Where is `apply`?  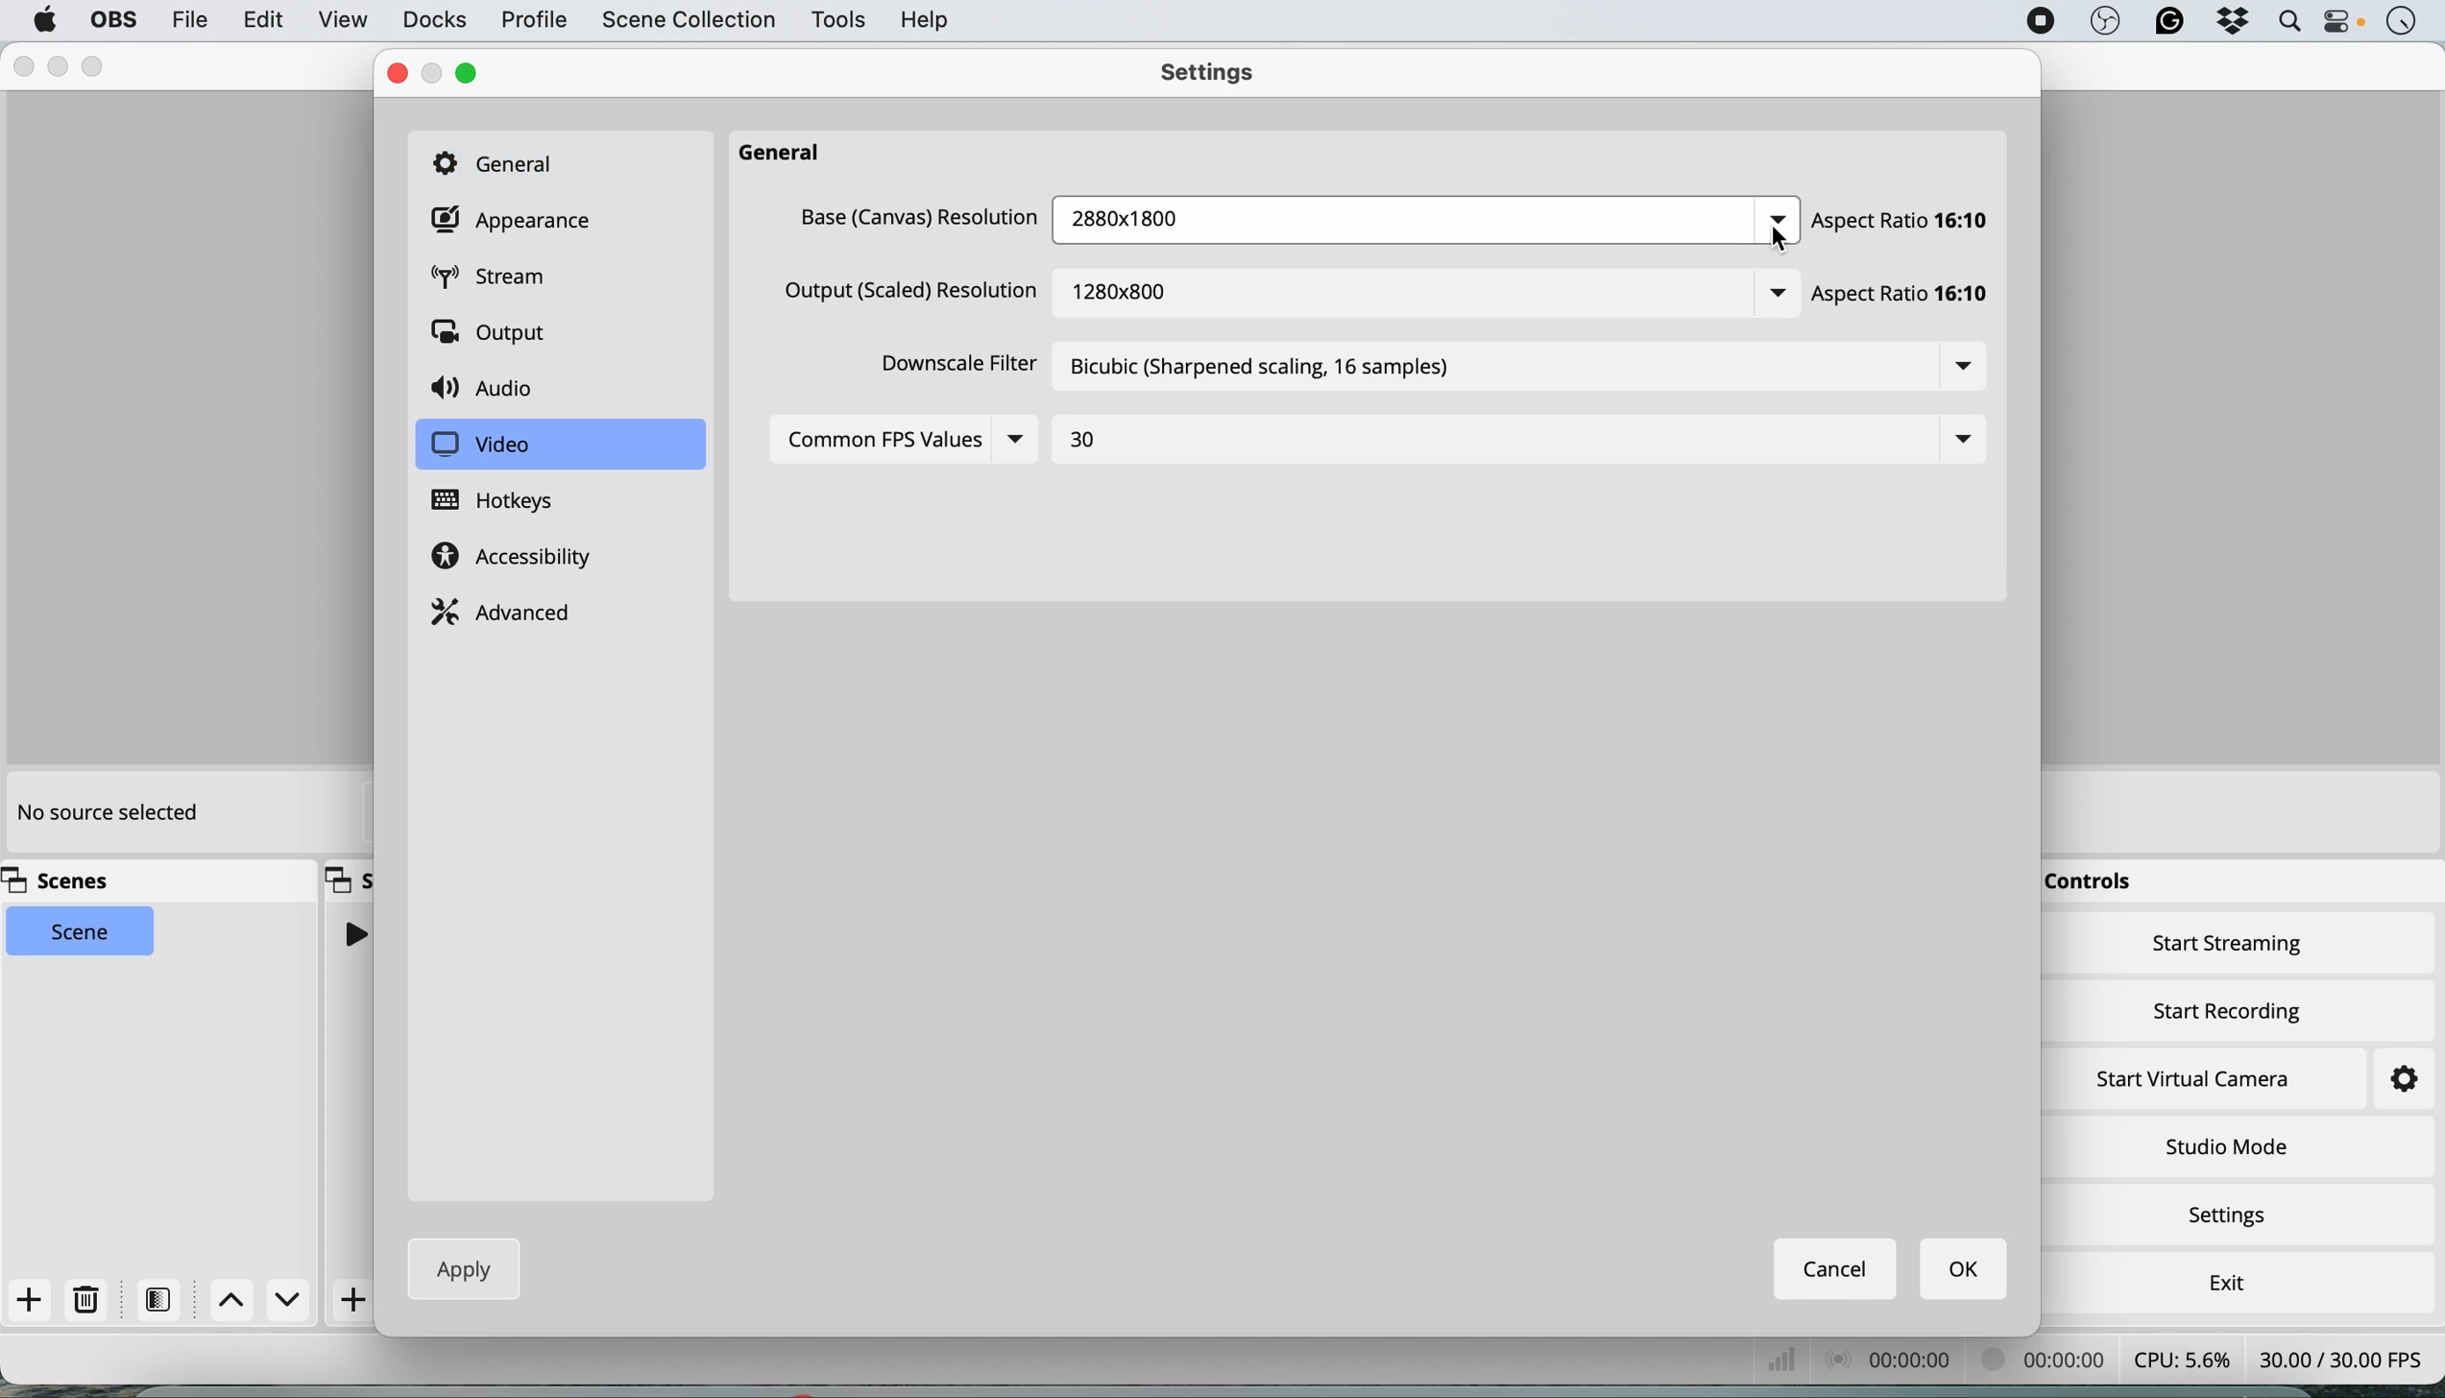 apply is located at coordinates (456, 1268).